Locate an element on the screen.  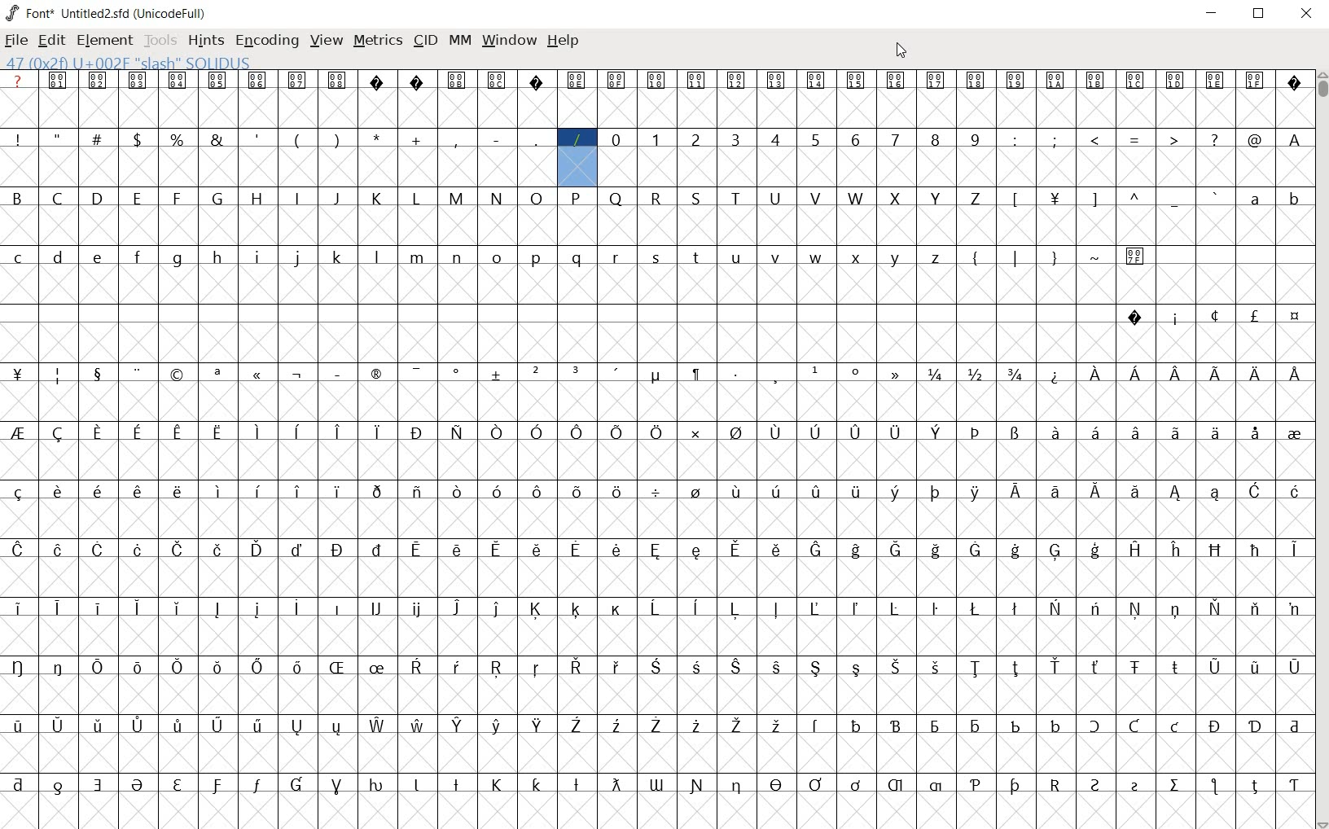
glyph is located at coordinates (1015, 140).